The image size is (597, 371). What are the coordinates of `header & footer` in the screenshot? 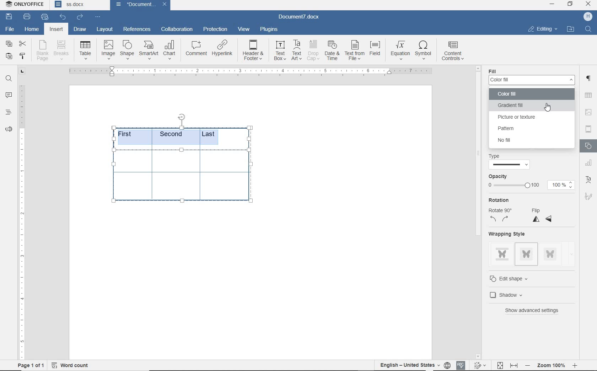 It's located at (253, 50).